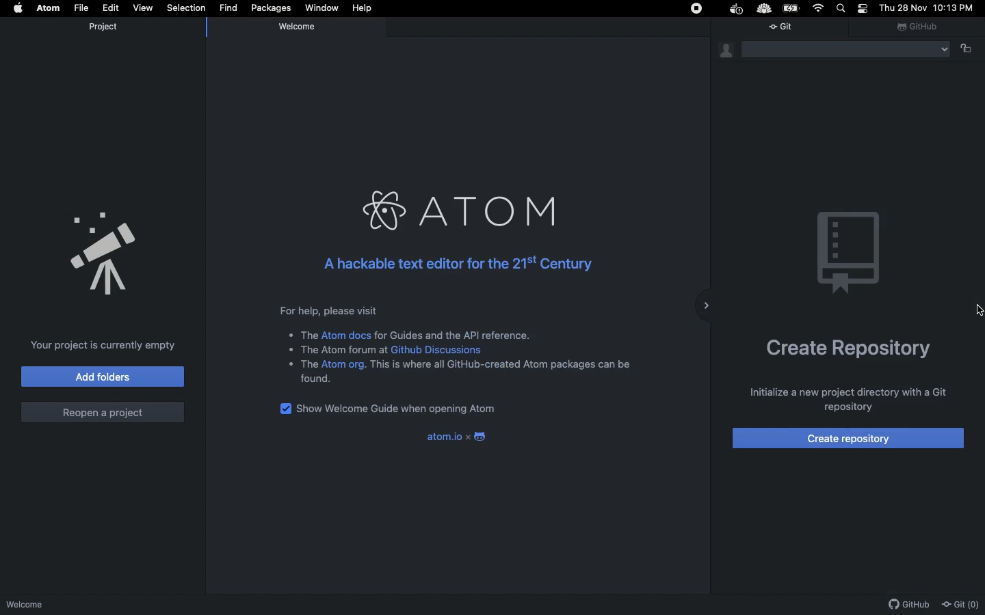 This screenshot has width=985, height=615. What do you see at coordinates (863, 8) in the screenshot?
I see `Notification` at bounding box center [863, 8].